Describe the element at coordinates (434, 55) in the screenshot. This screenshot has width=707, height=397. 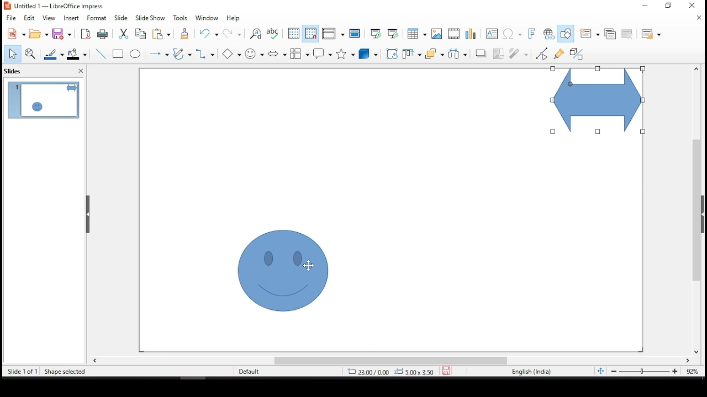
I see `arrange` at that location.